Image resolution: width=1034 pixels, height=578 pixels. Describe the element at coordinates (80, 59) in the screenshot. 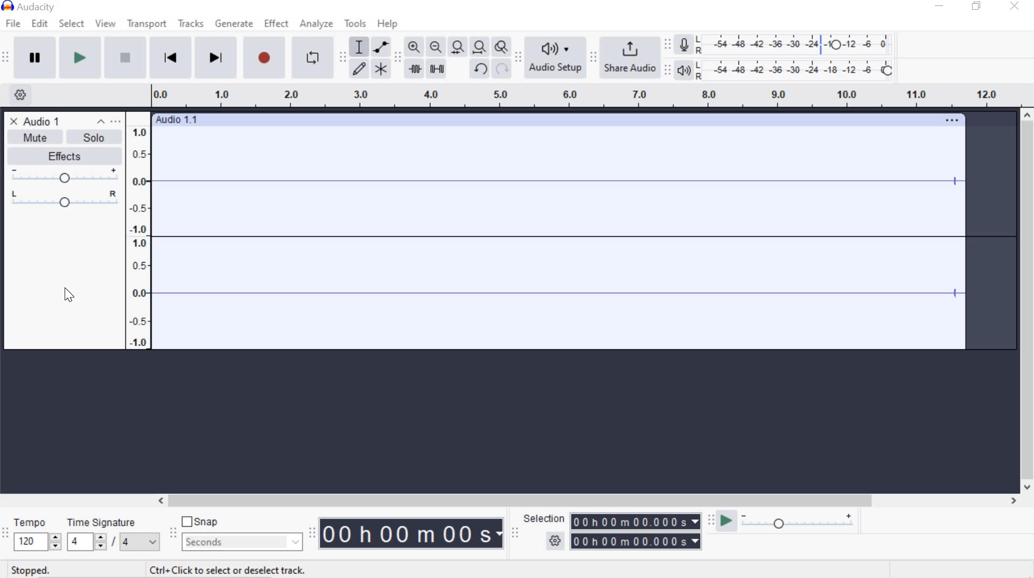

I see `Play` at that location.